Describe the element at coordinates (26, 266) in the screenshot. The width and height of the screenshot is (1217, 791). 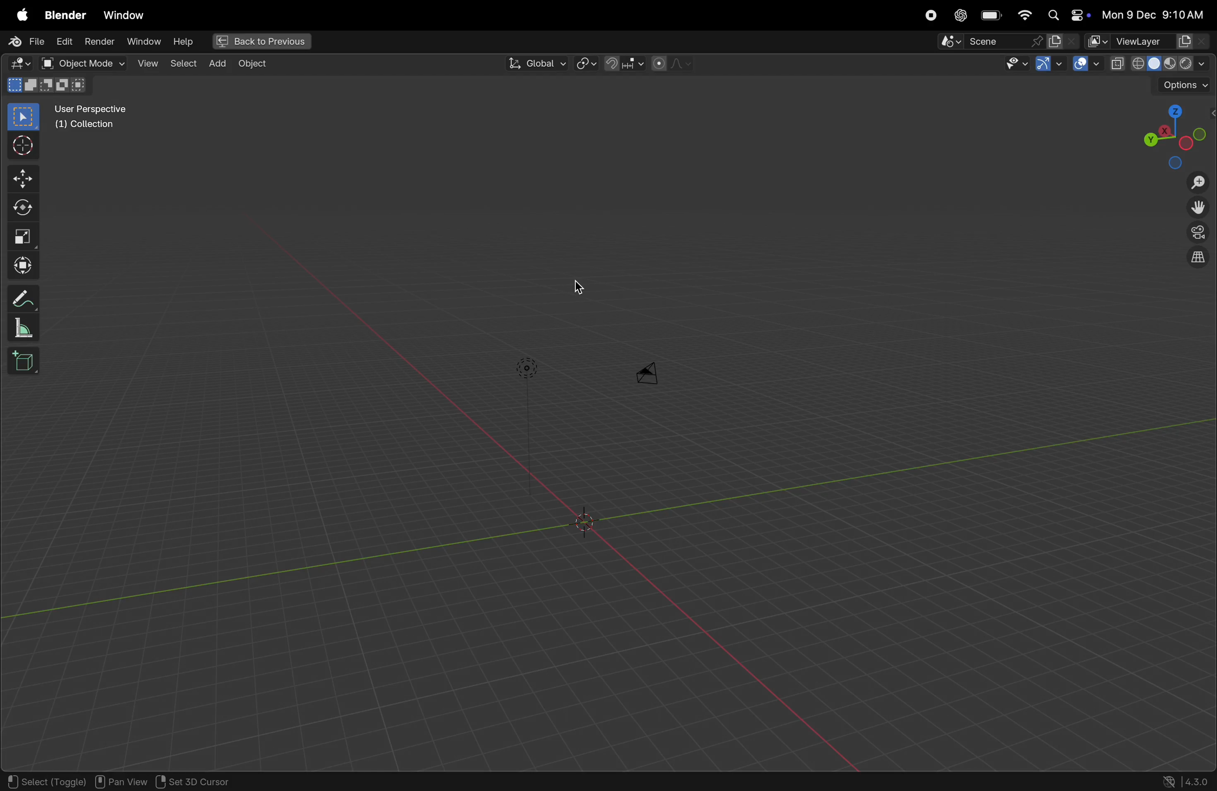
I see `transform` at that location.